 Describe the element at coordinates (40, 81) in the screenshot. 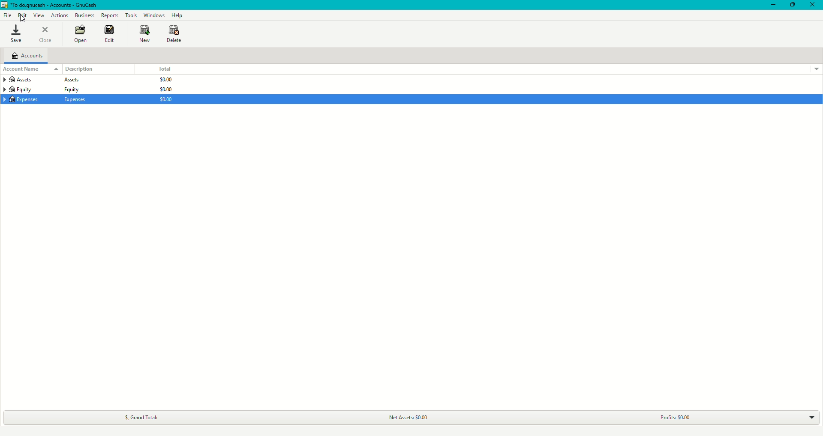

I see `Assets` at that location.